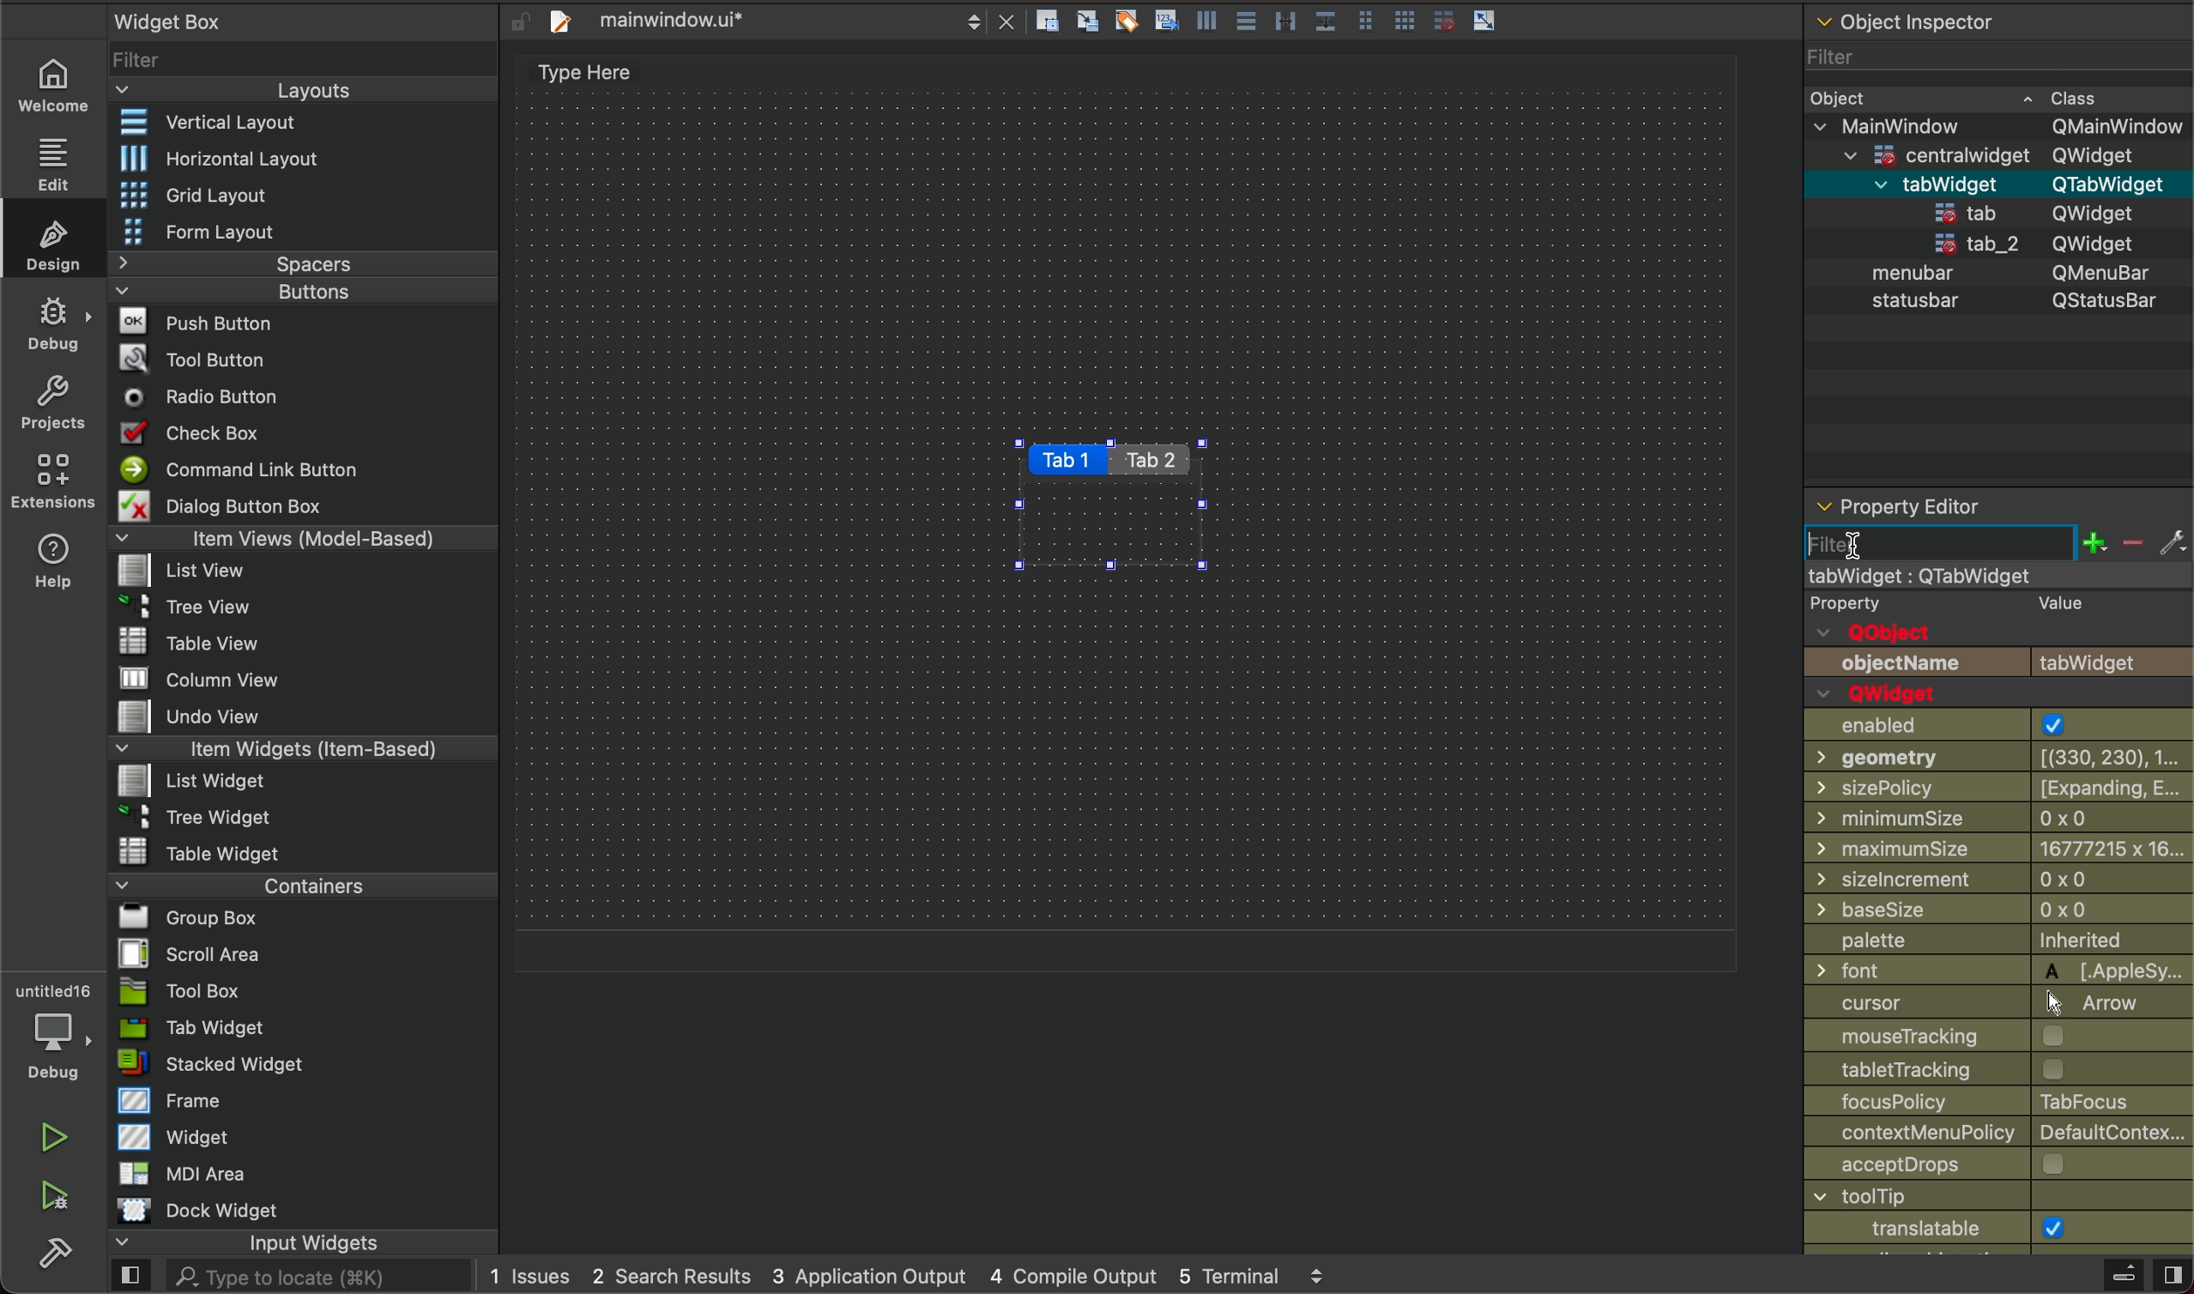  What do you see at coordinates (2096, 242) in the screenshot?
I see `QWidget` at bounding box center [2096, 242].